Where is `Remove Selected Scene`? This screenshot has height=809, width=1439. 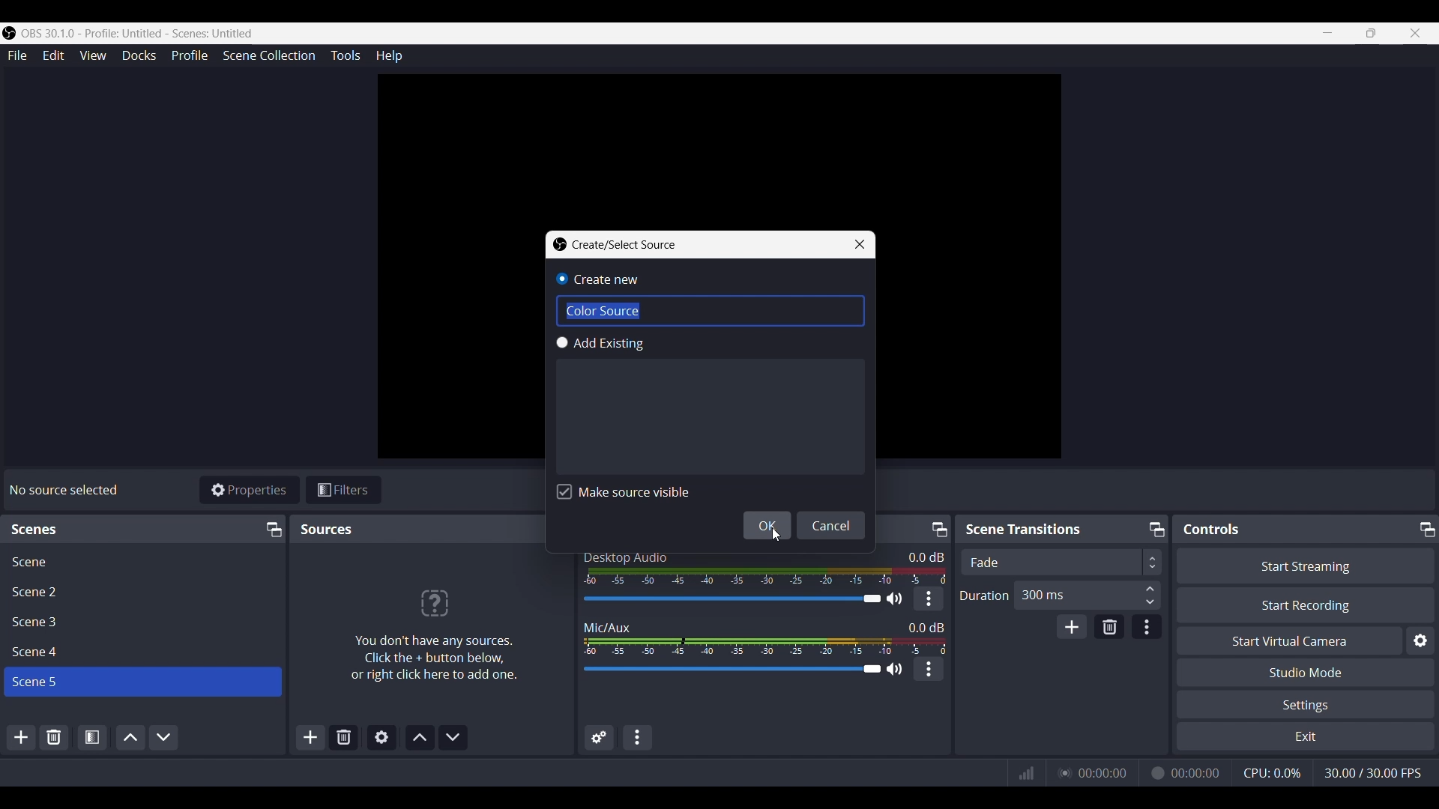 Remove Selected Scene is located at coordinates (55, 736).